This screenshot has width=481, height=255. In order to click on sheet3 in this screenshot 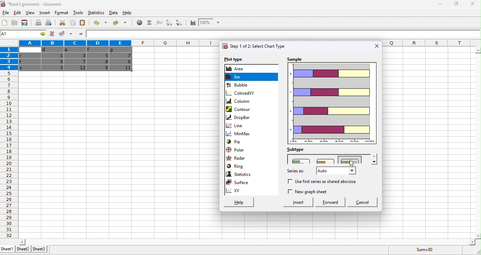, I will do `click(40, 249)`.